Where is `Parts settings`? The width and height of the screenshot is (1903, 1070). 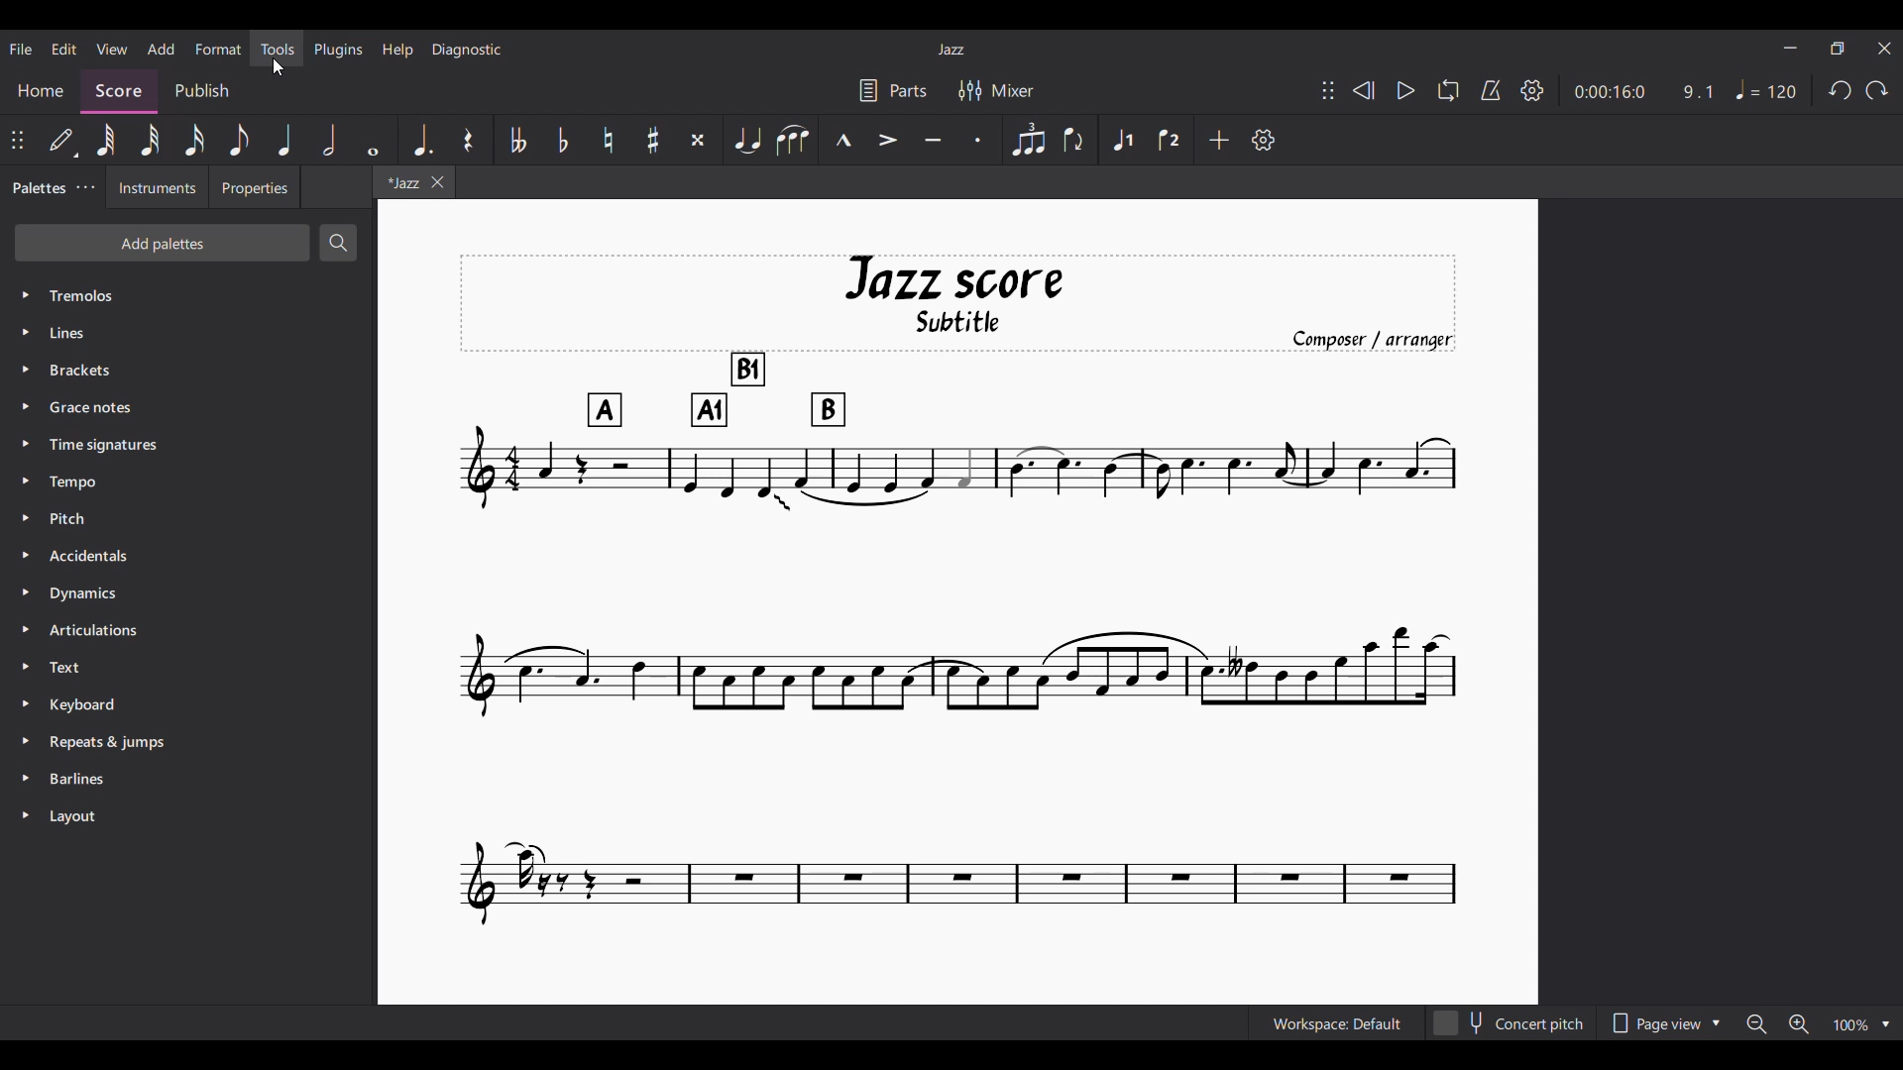
Parts settings is located at coordinates (893, 90).